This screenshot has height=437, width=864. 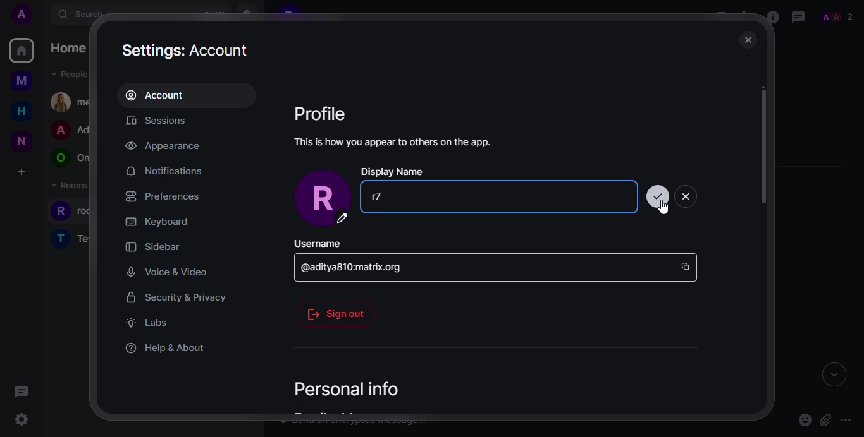 What do you see at coordinates (20, 111) in the screenshot?
I see `home` at bounding box center [20, 111].